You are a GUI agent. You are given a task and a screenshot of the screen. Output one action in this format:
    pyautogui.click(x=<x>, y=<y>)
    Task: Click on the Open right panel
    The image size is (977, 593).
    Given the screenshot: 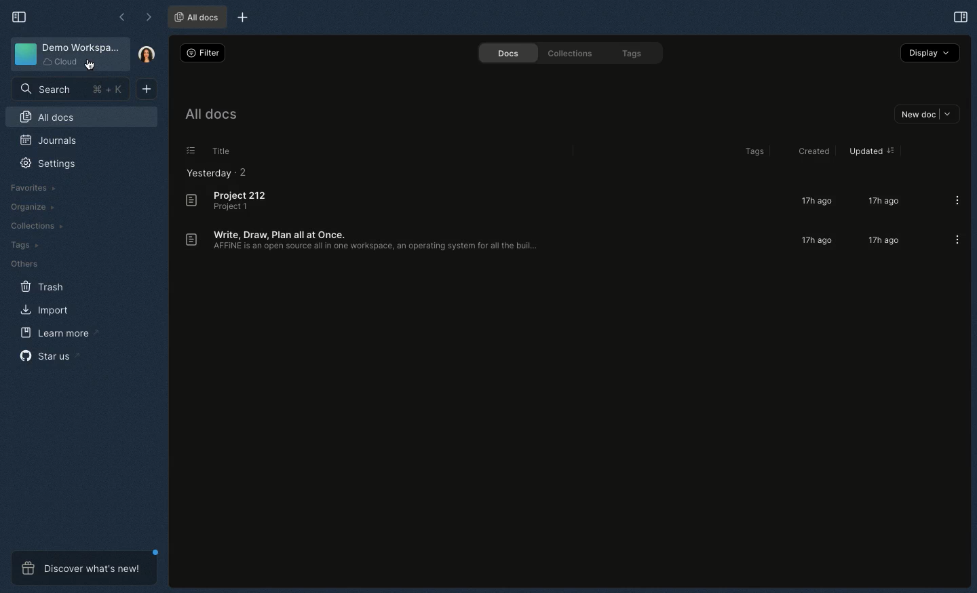 What is the action you would take?
    pyautogui.click(x=959, y=17)
    